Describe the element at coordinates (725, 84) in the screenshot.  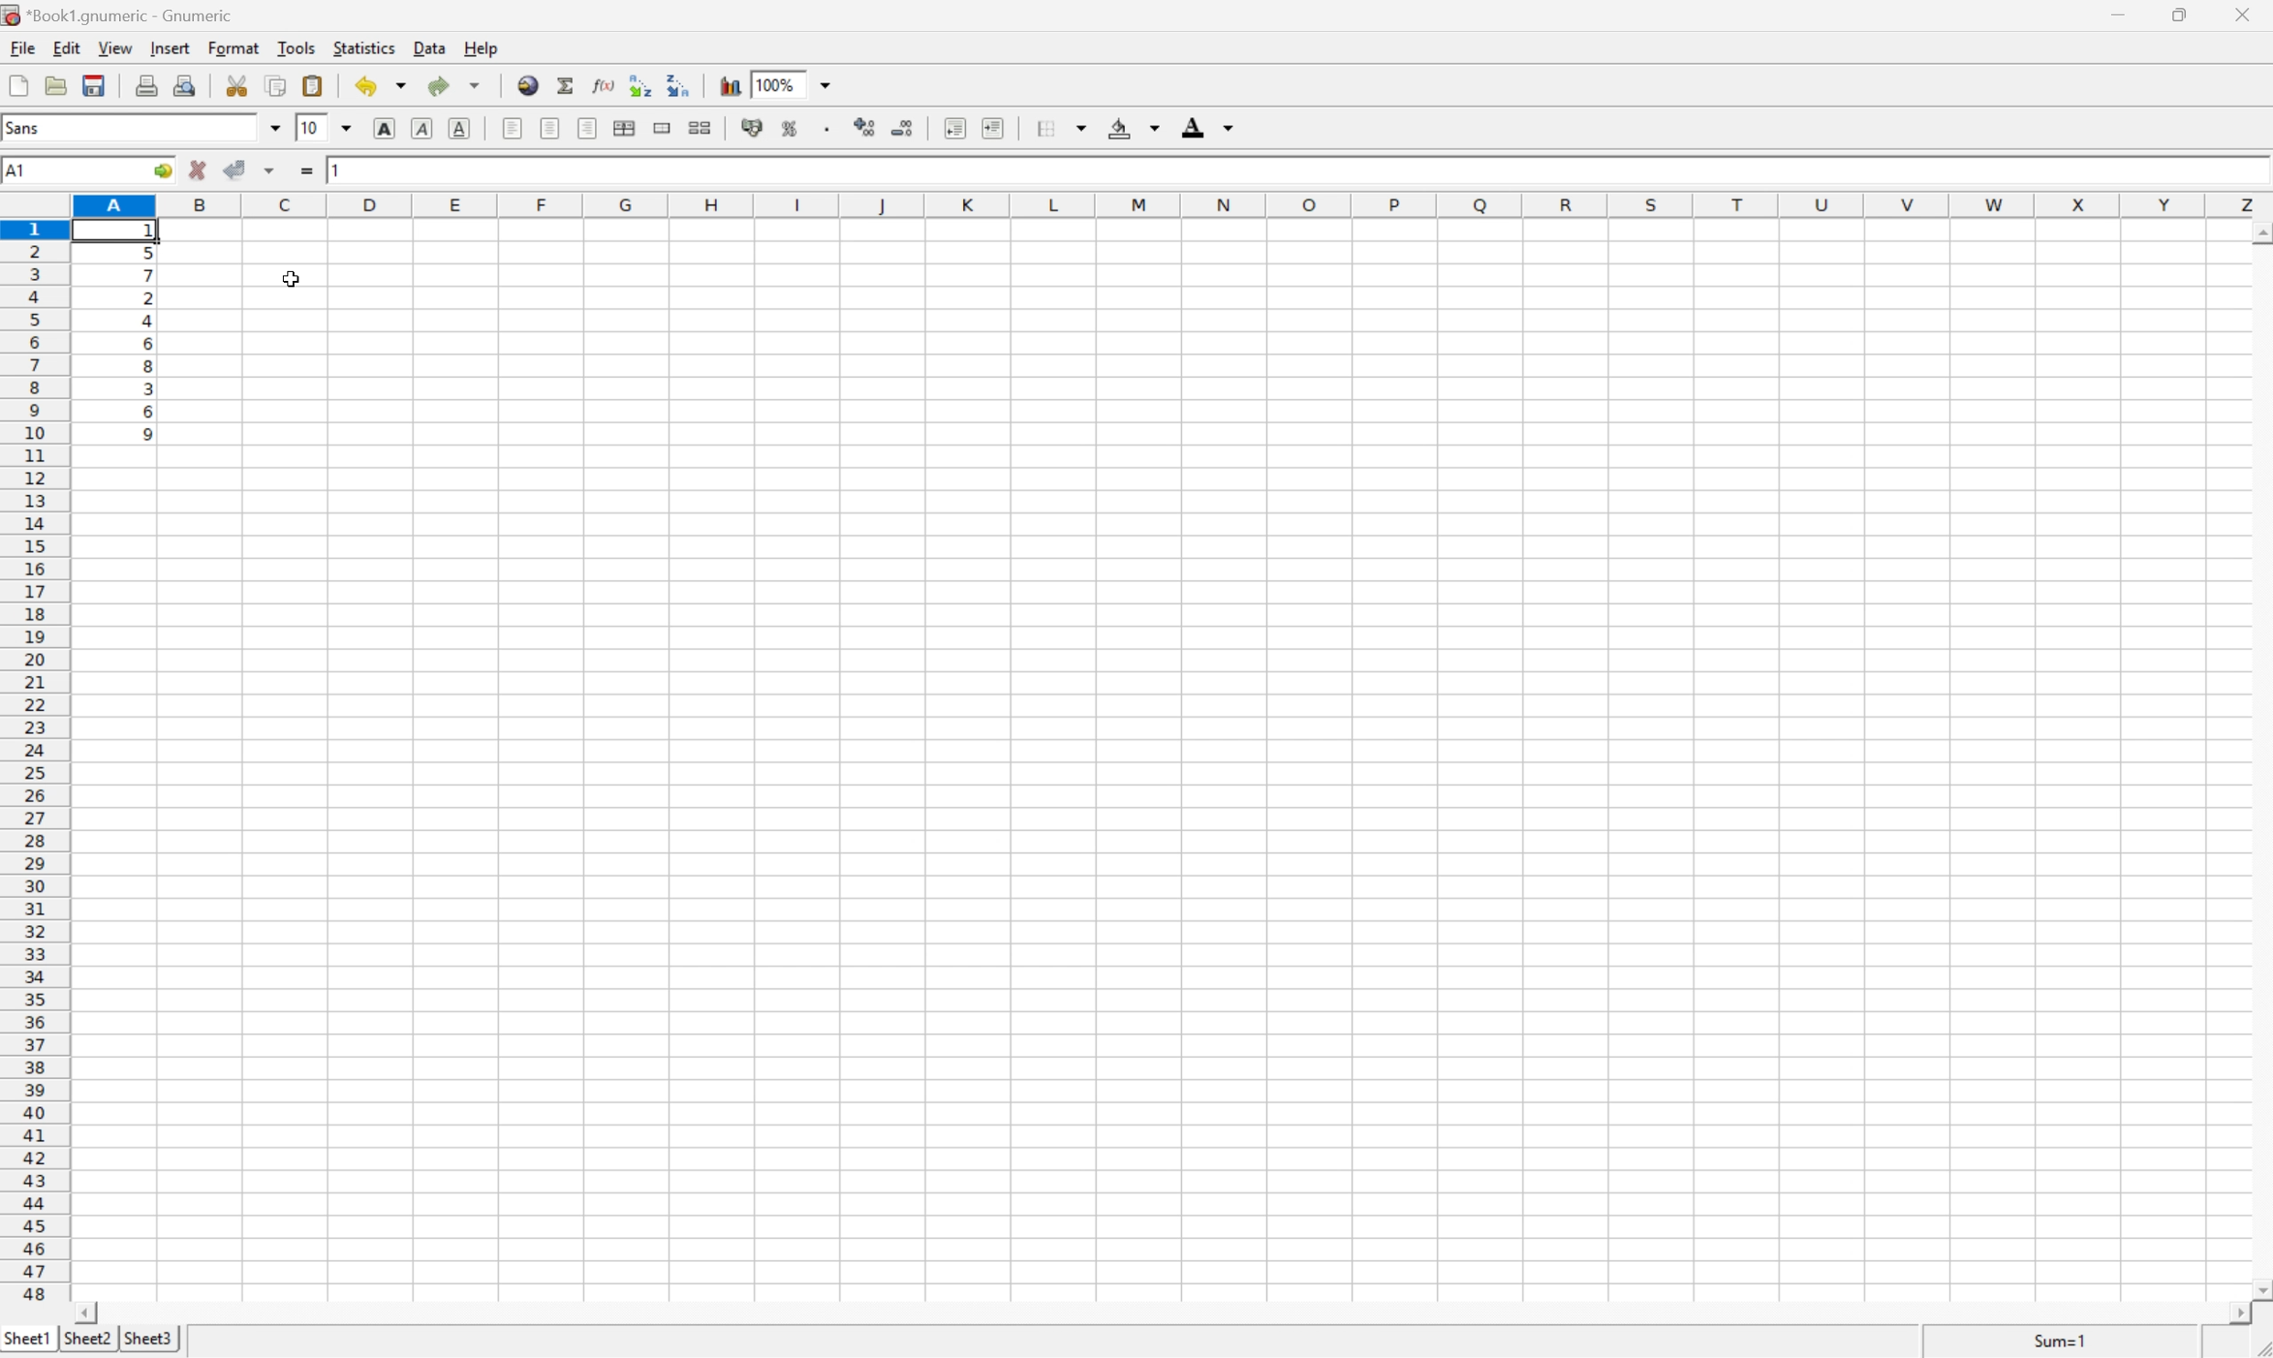
I see `chart` at that location.